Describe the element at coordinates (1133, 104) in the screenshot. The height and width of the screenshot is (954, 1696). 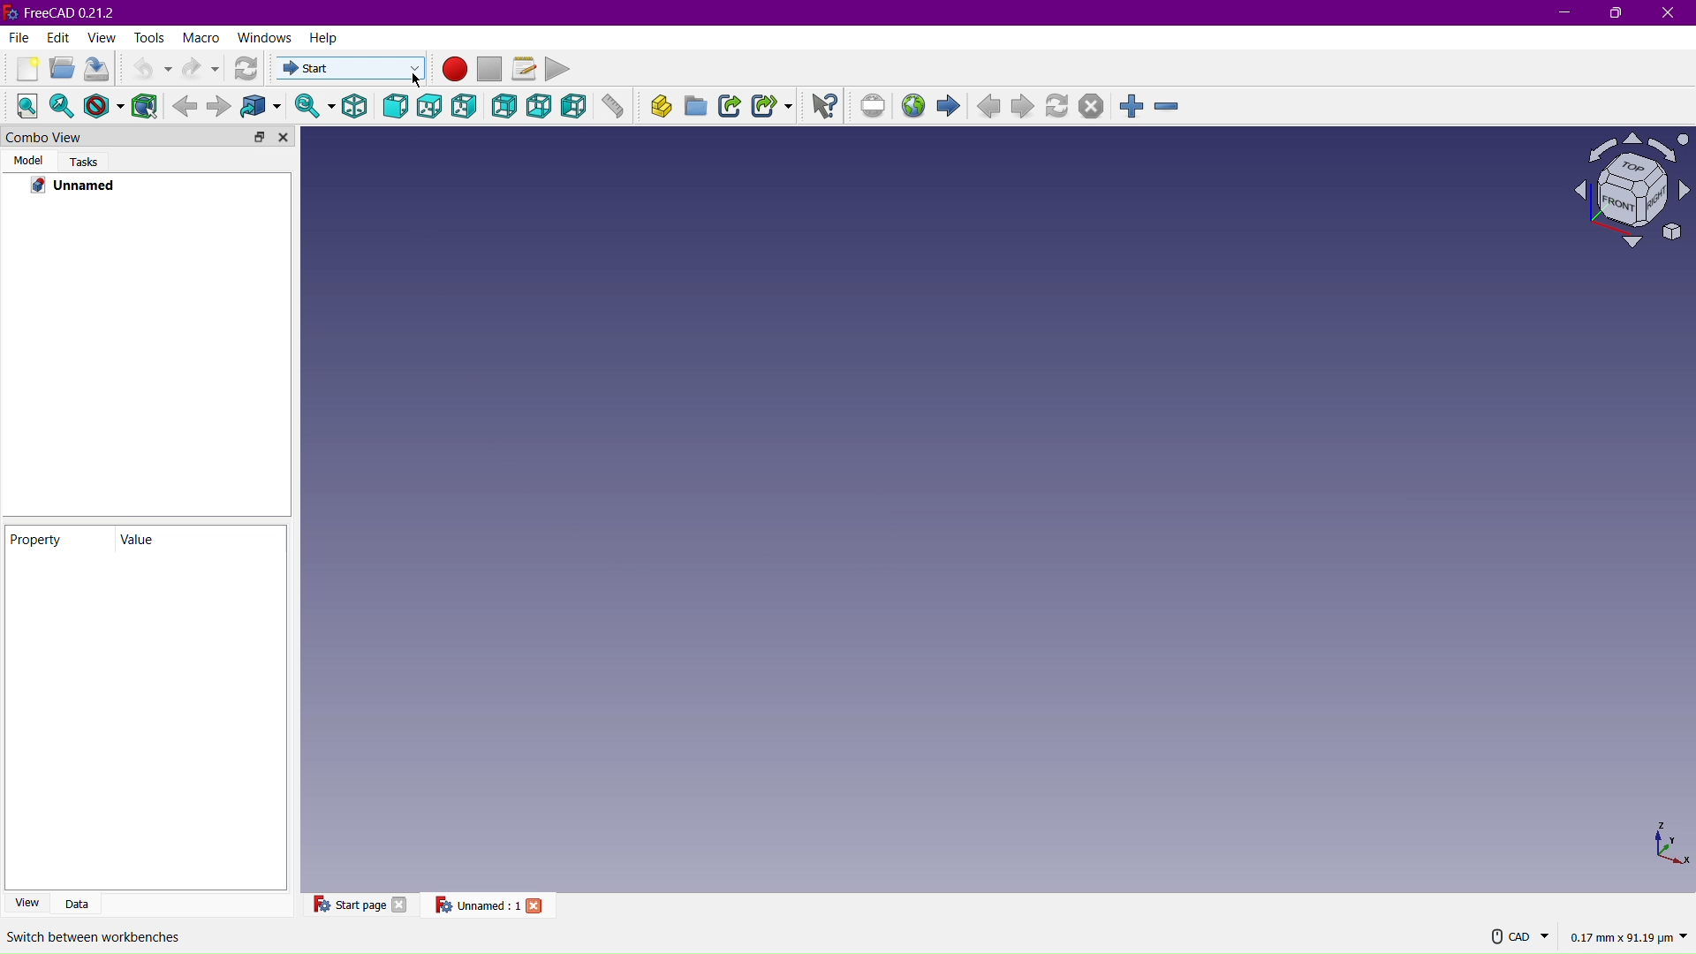
I see `Zoom In` at that location.